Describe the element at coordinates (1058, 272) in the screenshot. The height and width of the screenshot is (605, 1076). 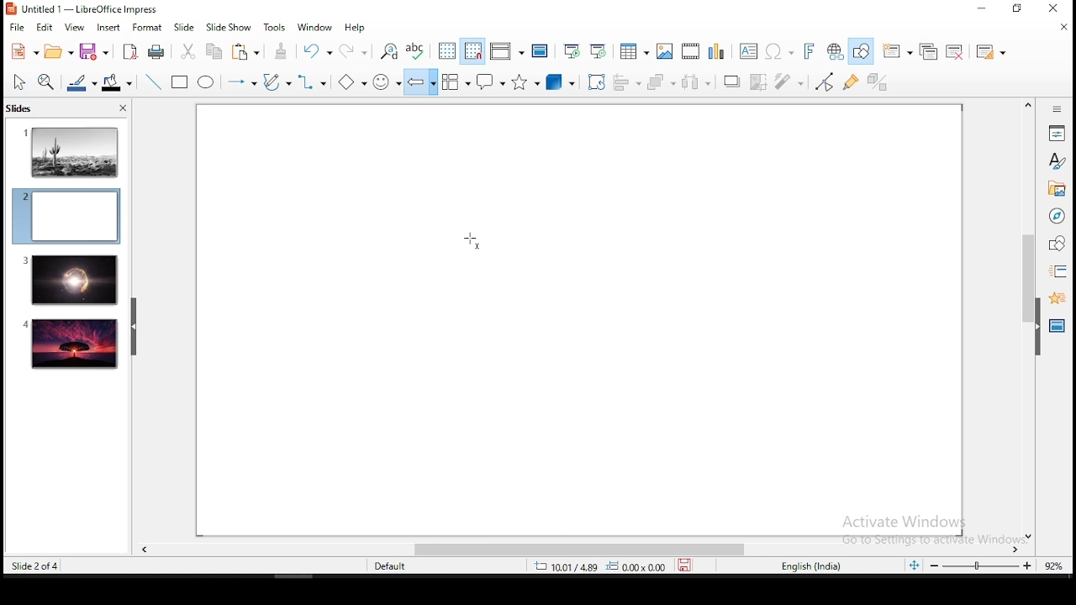
I see `slide transition` at that location.